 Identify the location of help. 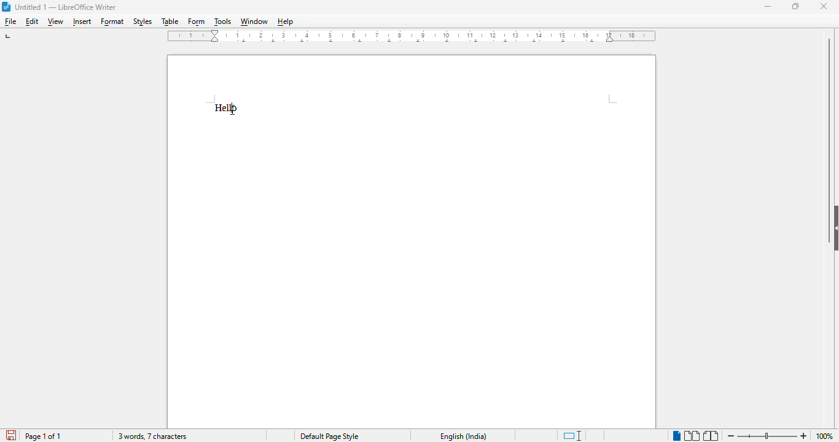
(285, 21).